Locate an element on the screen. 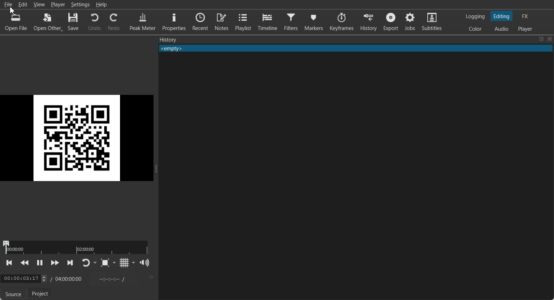 The image size is (554, 300). Help is located at coordinates (101, 4).